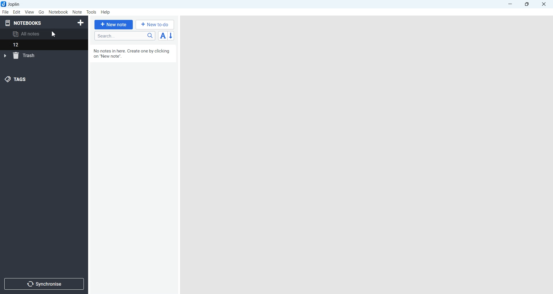  What do you see at coordinates (23, 23) in the screenshot?
I see `Notebooks` at bounding box center [23, 23].